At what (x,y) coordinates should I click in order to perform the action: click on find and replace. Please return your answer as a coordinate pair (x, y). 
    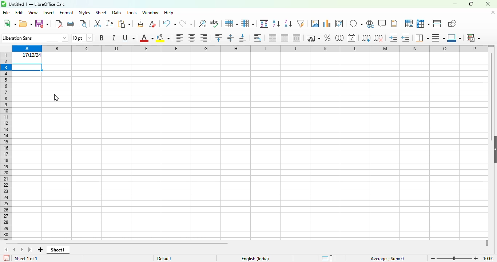
    Looking at the image, I should click on (203, 24).